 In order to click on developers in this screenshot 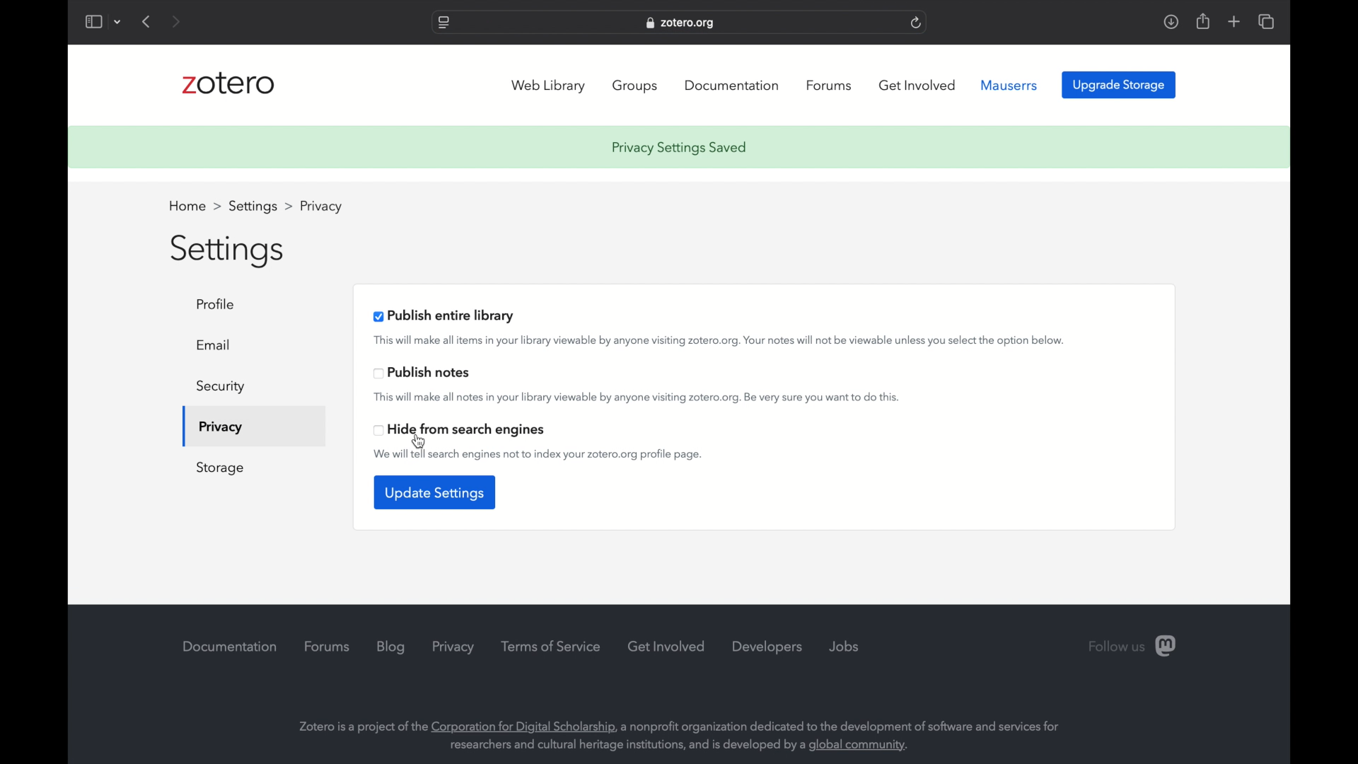, I will do `click(767, 647)`.